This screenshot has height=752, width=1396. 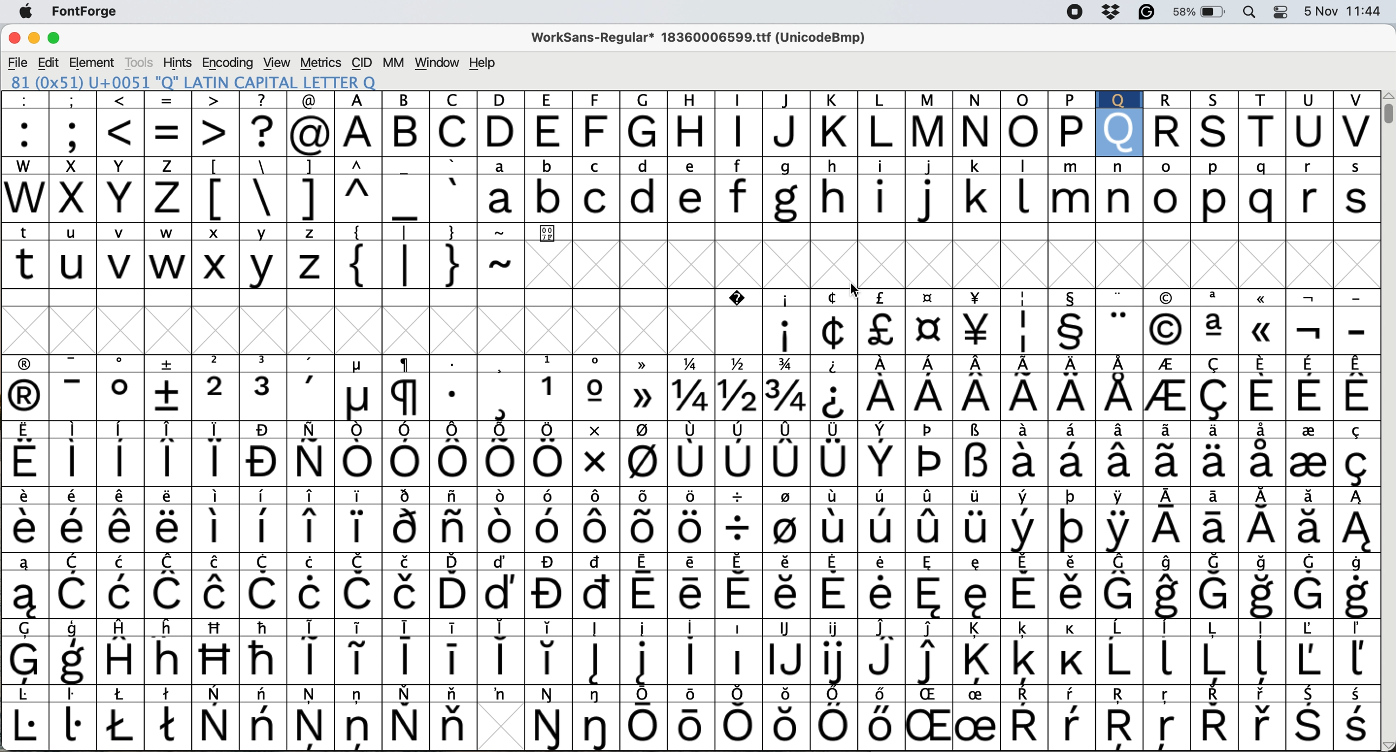 What do you see at coordinates (17, 62) in the screenshot?
I see `file` at bounding box center [17, 62].